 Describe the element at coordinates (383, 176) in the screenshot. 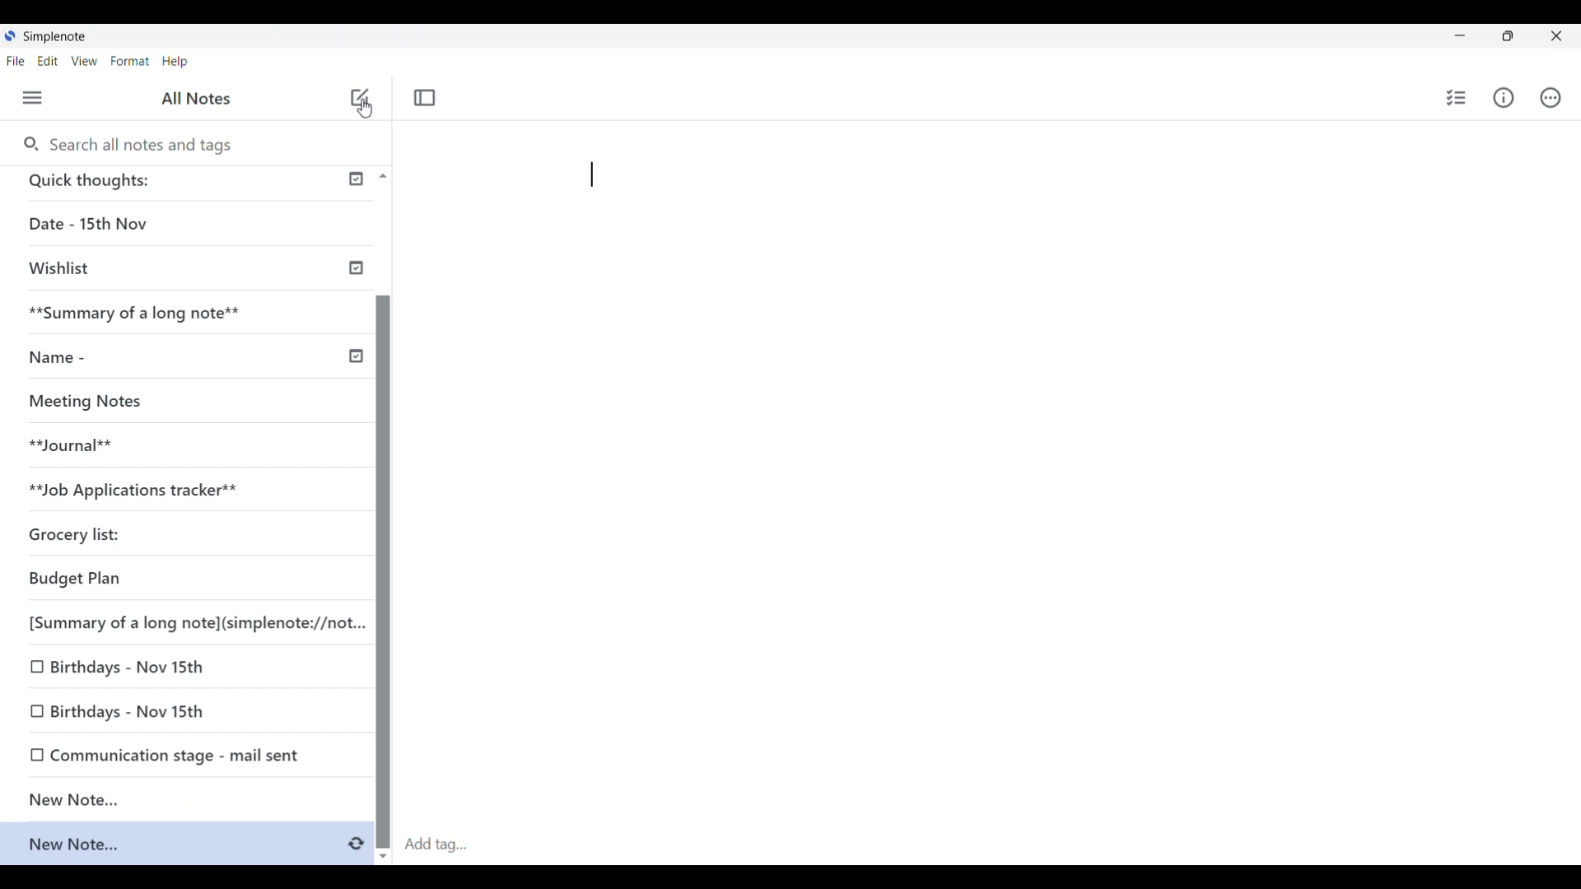

I see `Quick slide to top` at that location.